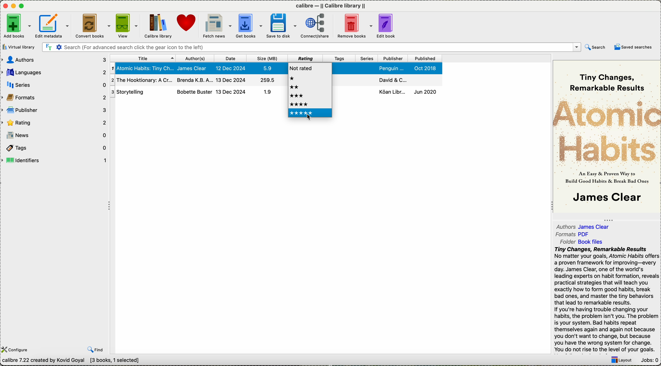  I want to click on publisher, so click(393, 58).